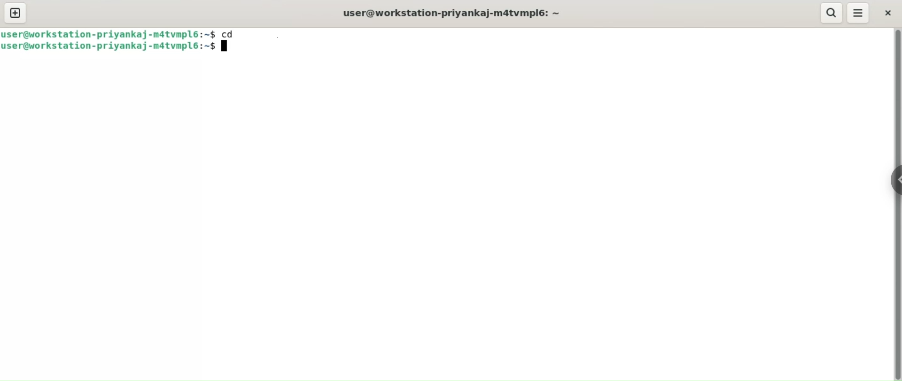  Describe the element at coordinates (886, 12) in the screenshot. I see `close` at that location.